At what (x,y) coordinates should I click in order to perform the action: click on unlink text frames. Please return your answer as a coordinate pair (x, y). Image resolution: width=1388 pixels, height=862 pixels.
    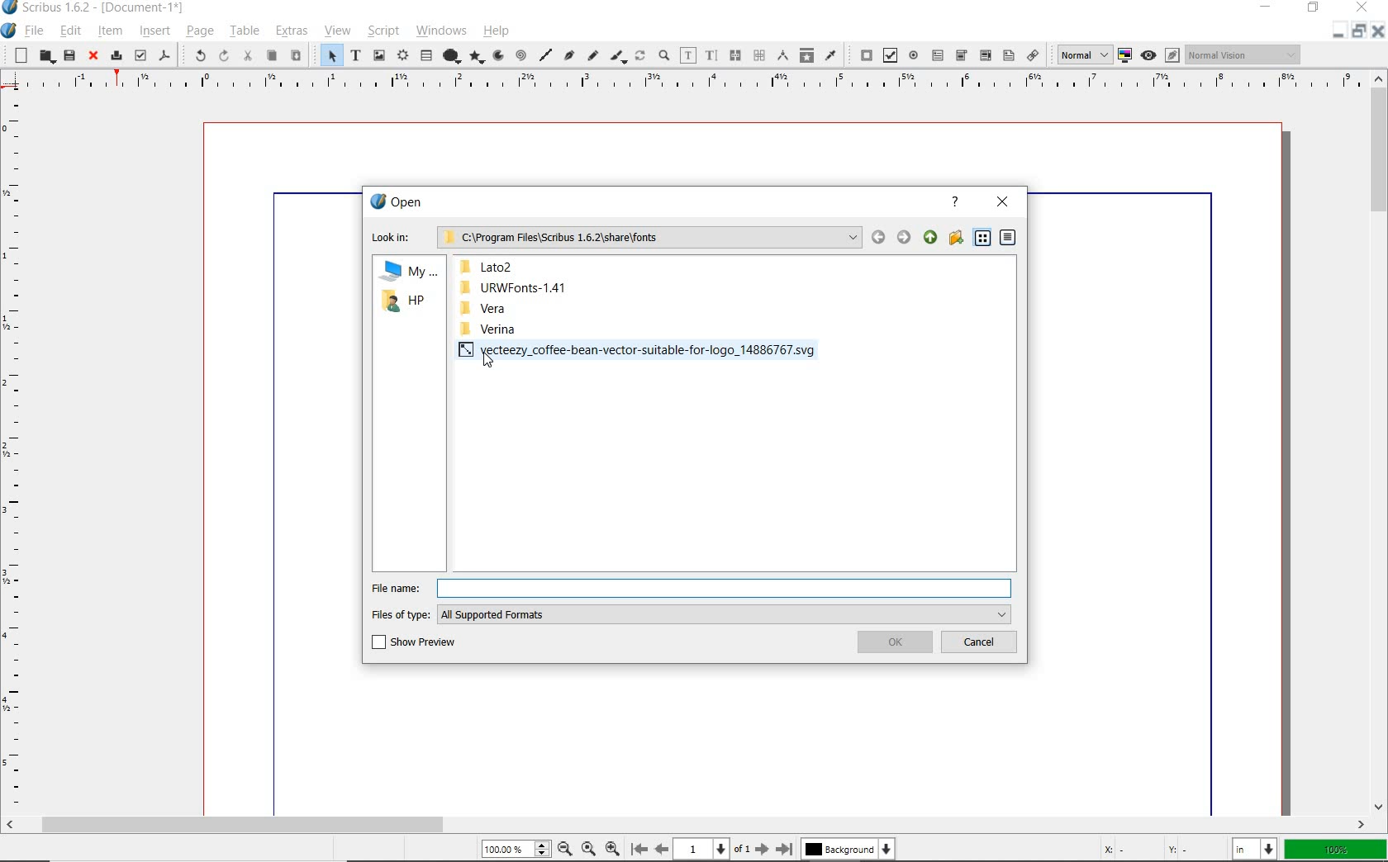
    Looking at the image, I should click on (759, 54).